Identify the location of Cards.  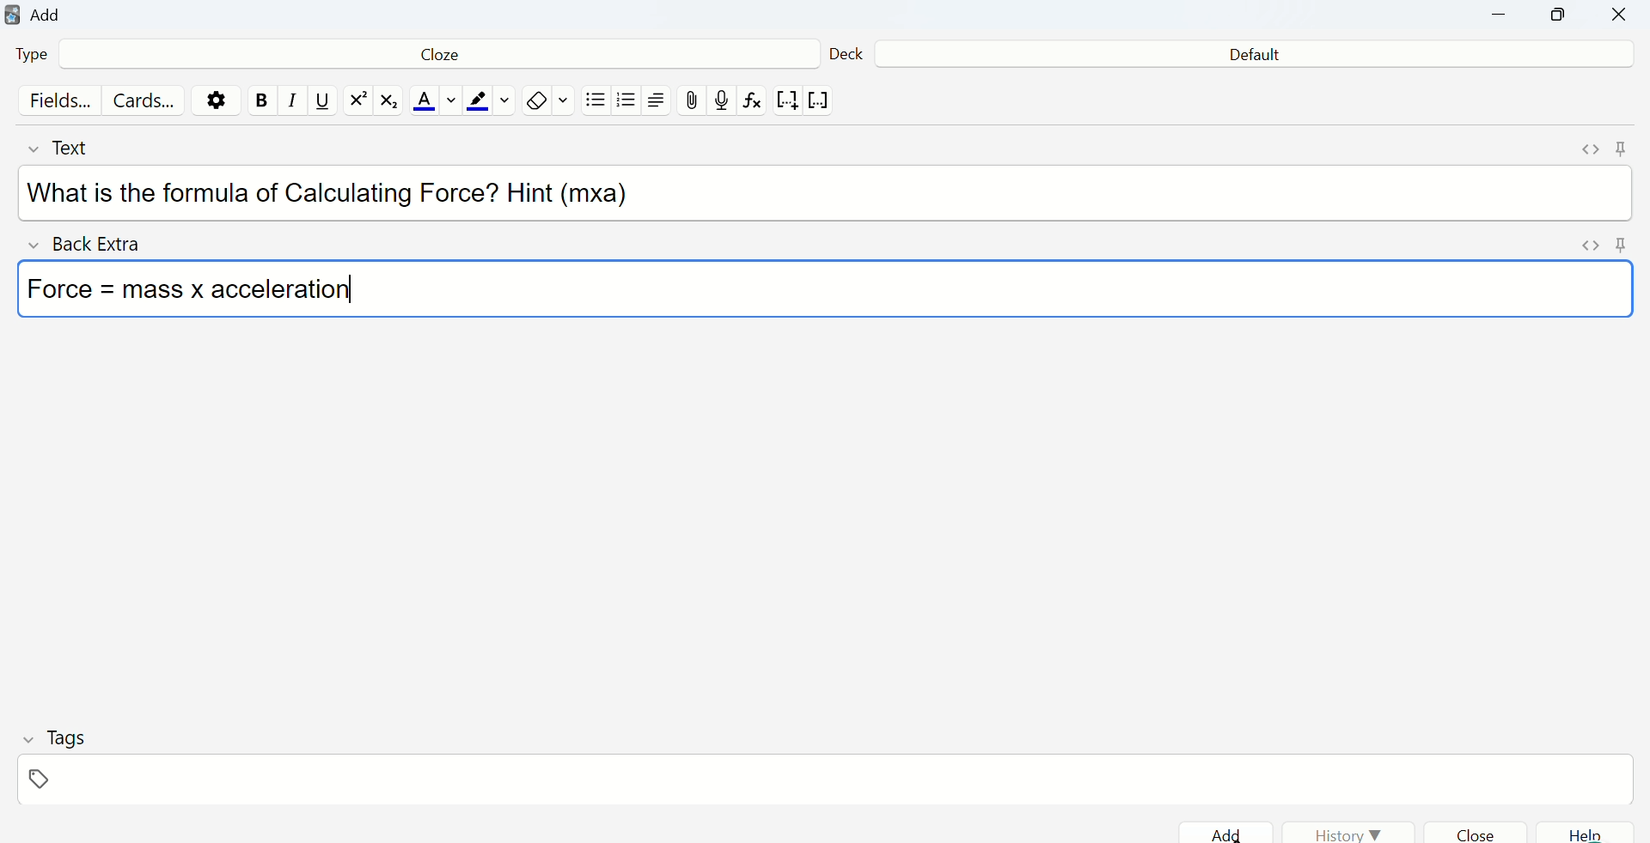
(145, 101).